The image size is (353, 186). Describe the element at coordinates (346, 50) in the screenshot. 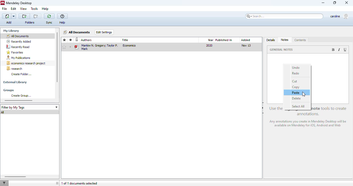

I see `underlined` at that location.